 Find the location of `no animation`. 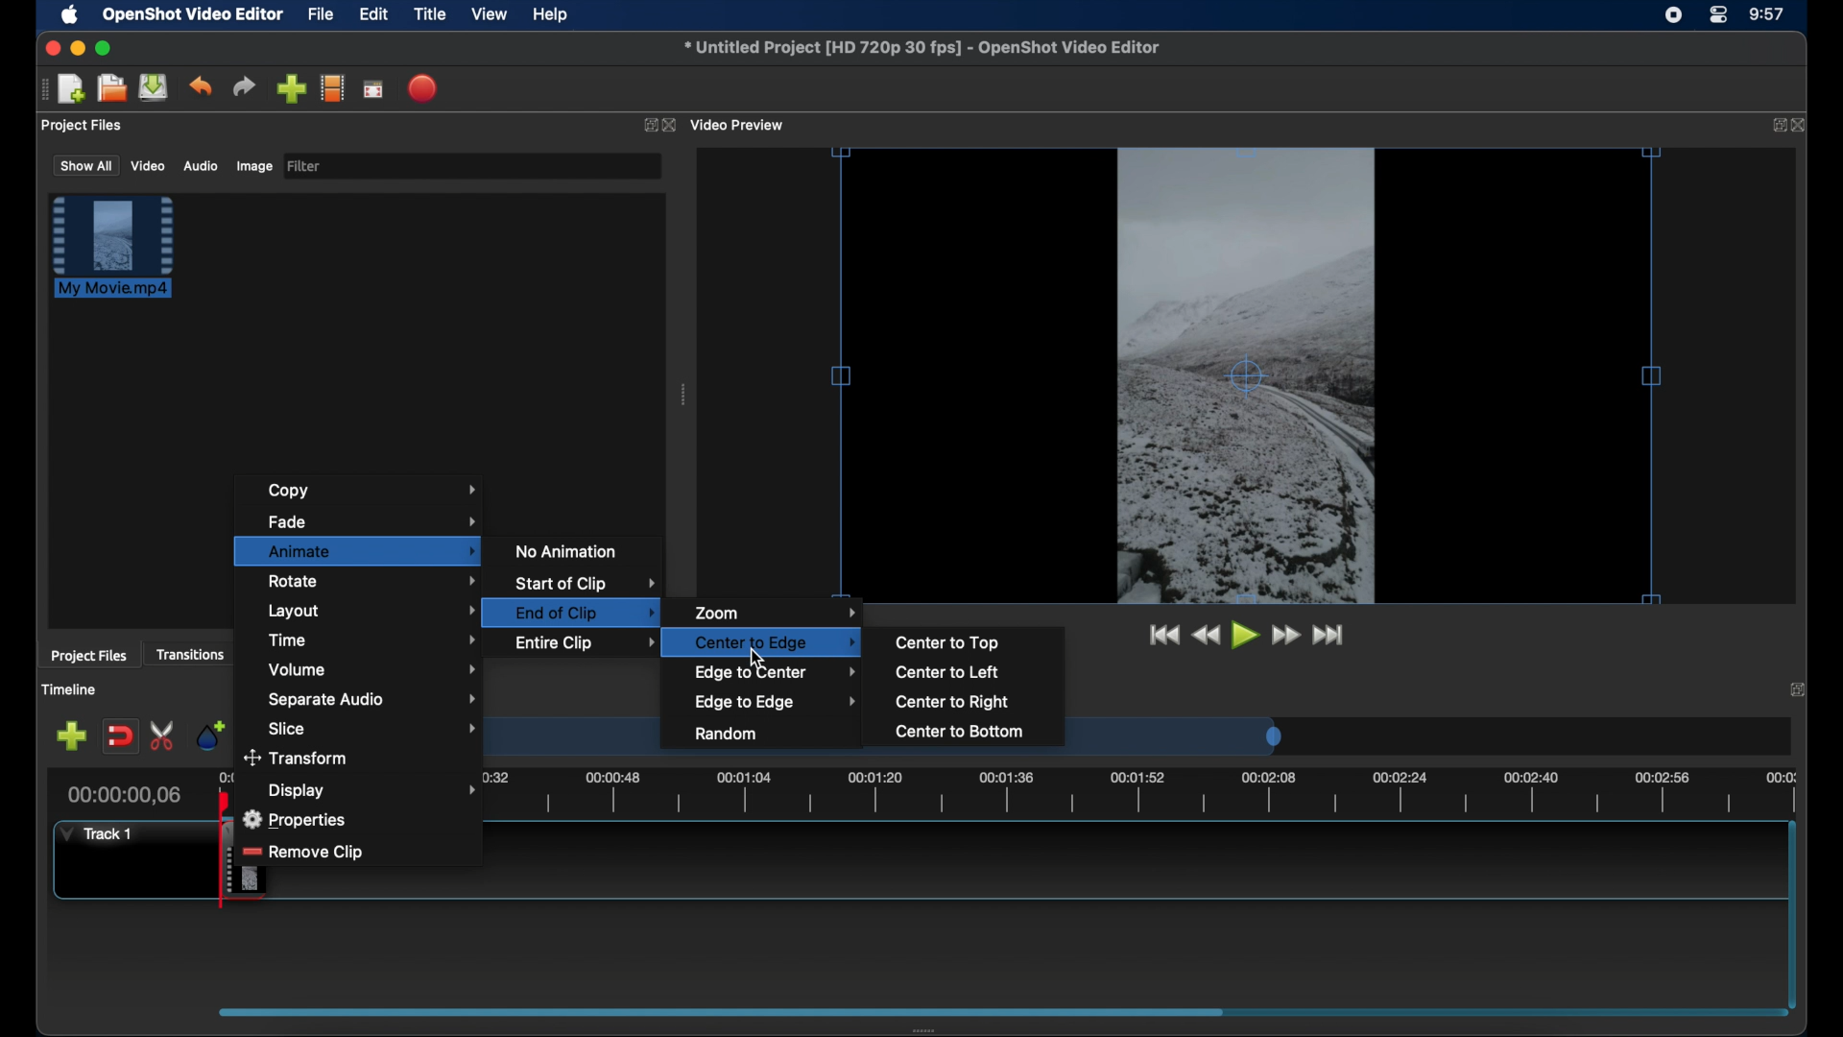

no animation is located at coordinates (567, 550).